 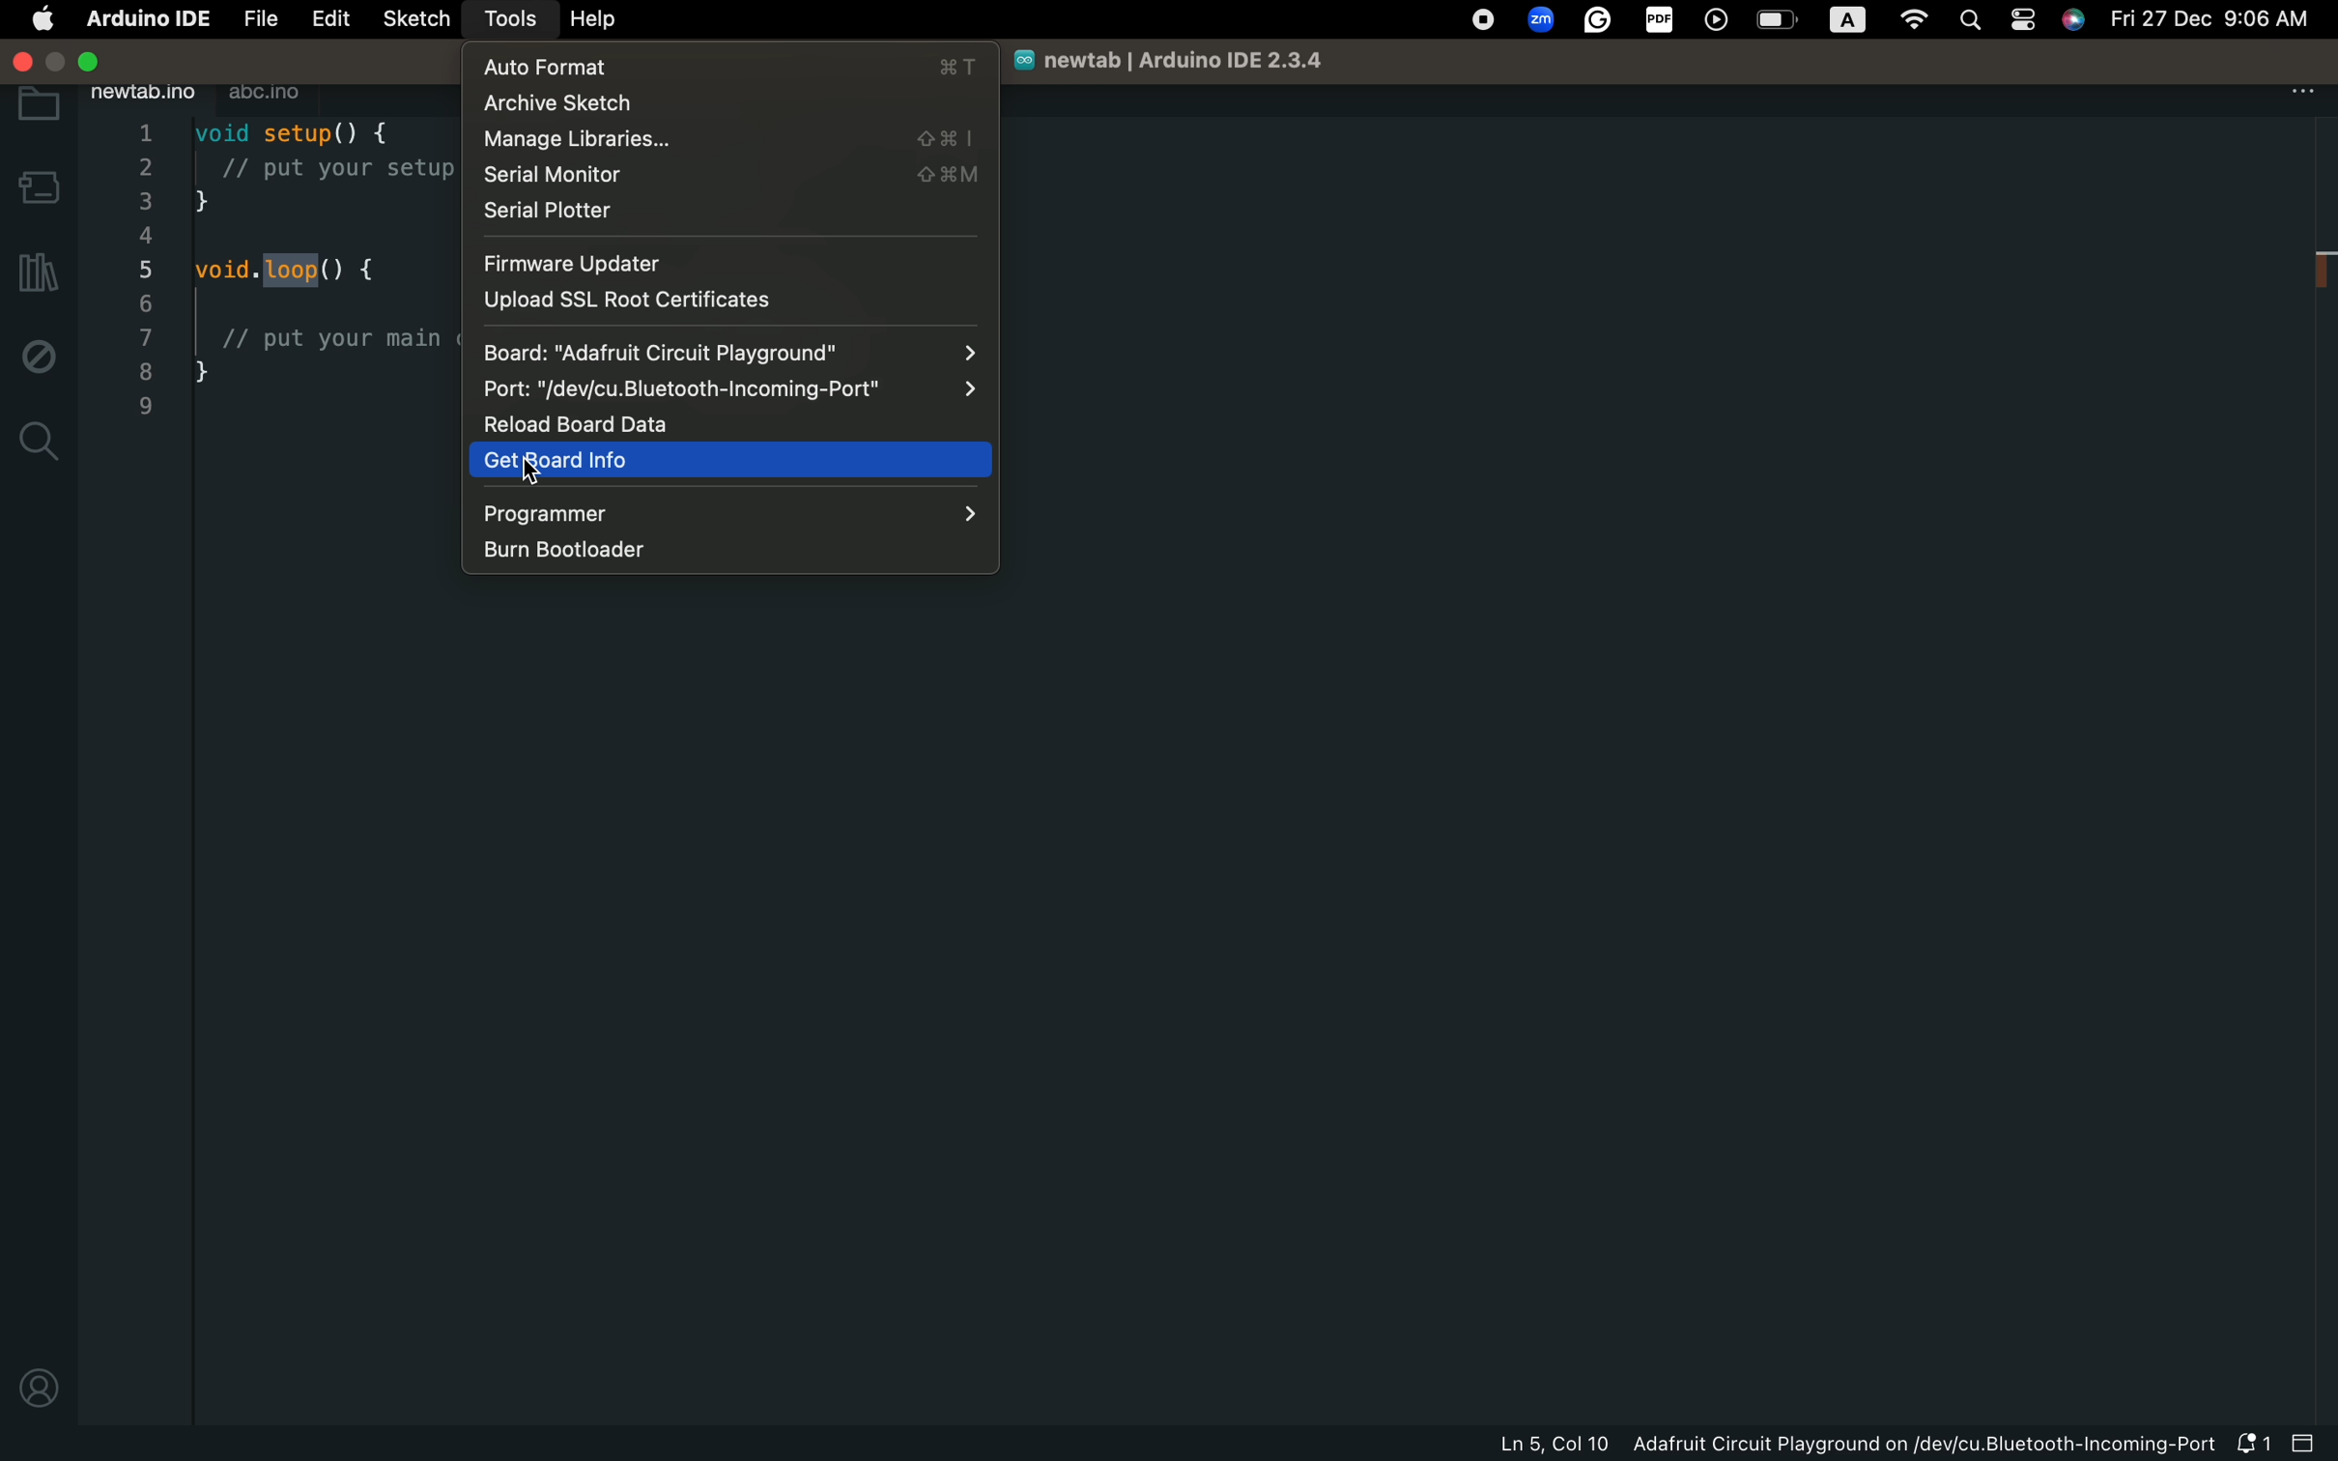 What do you see at coordinates (663, 300) in the screenshot?
I see `upload ssl root certificates` at bounding box center [663, 300].